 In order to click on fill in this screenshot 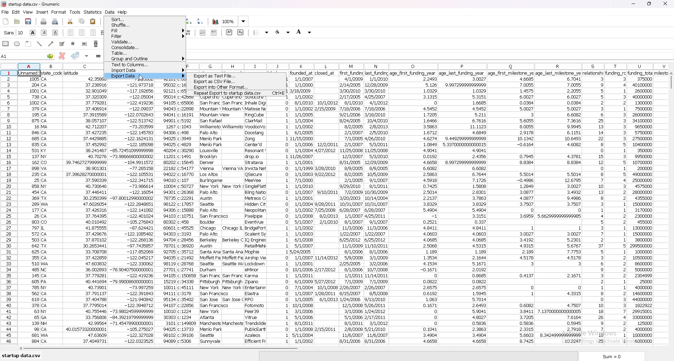, I will do `click(145, 30)`.